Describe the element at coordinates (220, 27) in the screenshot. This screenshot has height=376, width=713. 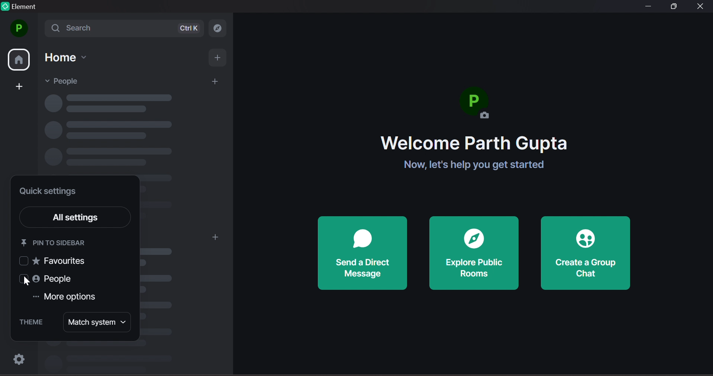
I see `search` at that location.